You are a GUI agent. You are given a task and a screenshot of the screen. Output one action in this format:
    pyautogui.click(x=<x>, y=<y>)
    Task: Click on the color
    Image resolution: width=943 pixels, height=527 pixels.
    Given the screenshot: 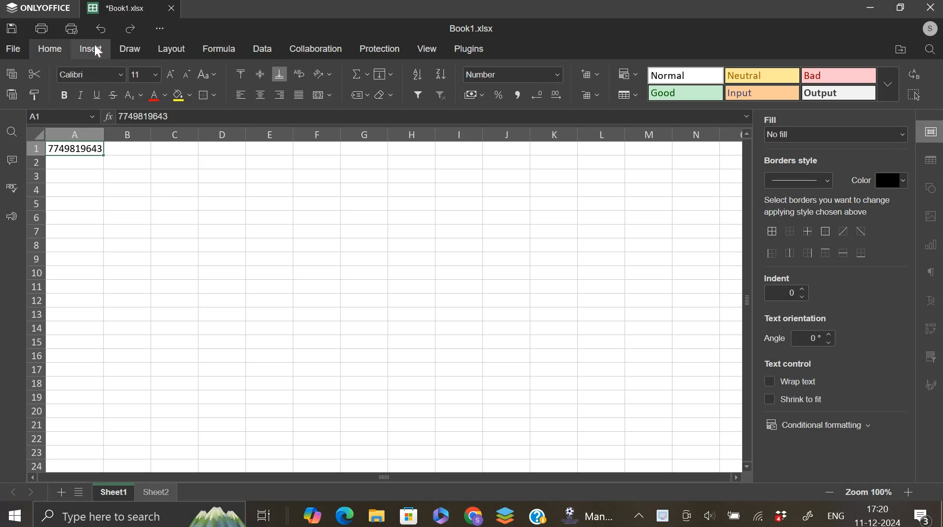 What is the action you would take?
    pyautogui.click(x=892, y=180)
    